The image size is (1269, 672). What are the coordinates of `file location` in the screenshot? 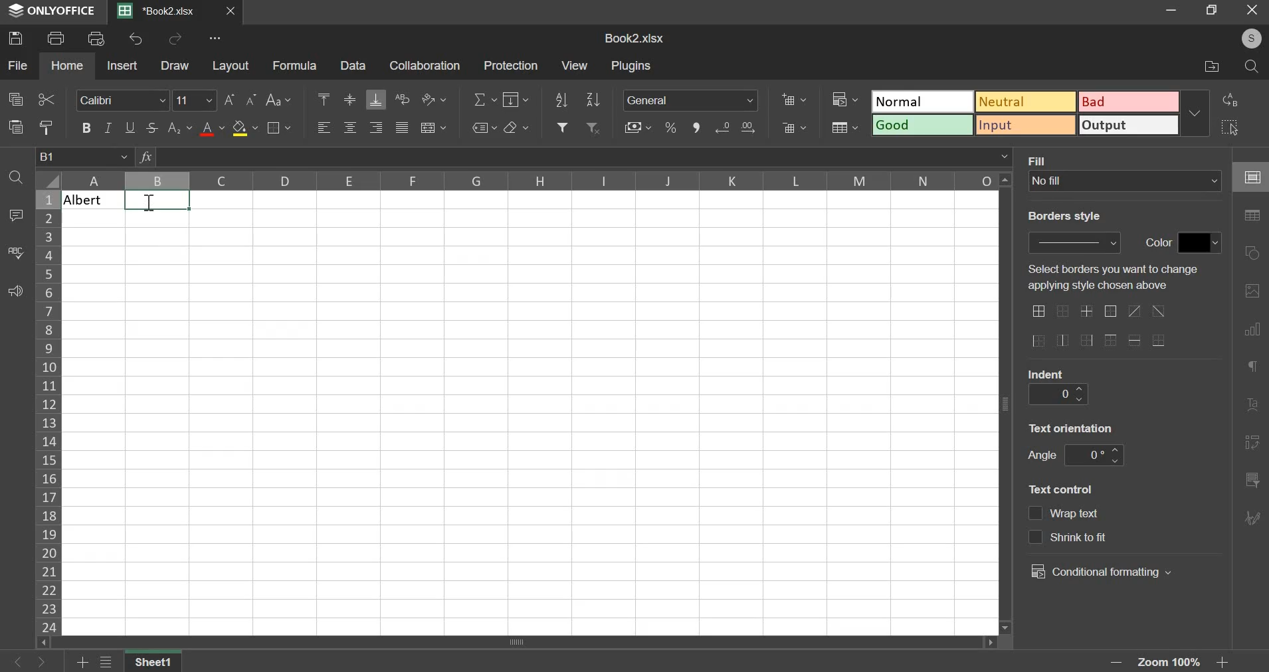 It's located at (1203, 64).